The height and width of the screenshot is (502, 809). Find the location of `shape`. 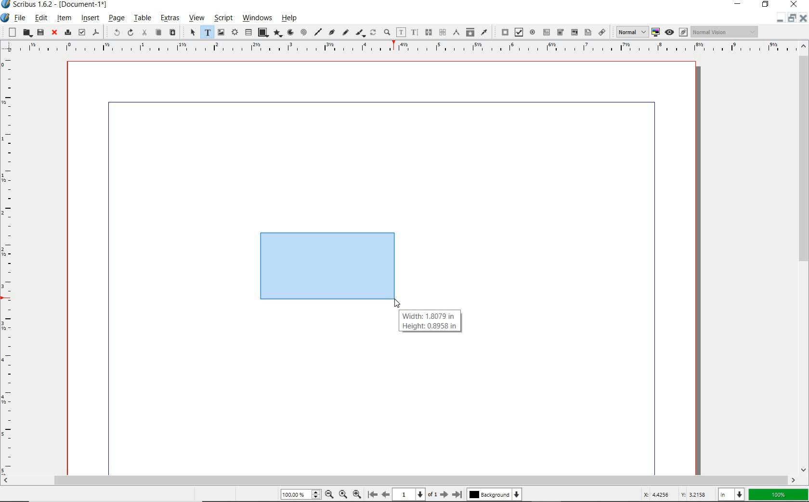

shape is located at coordinates (262, 32).